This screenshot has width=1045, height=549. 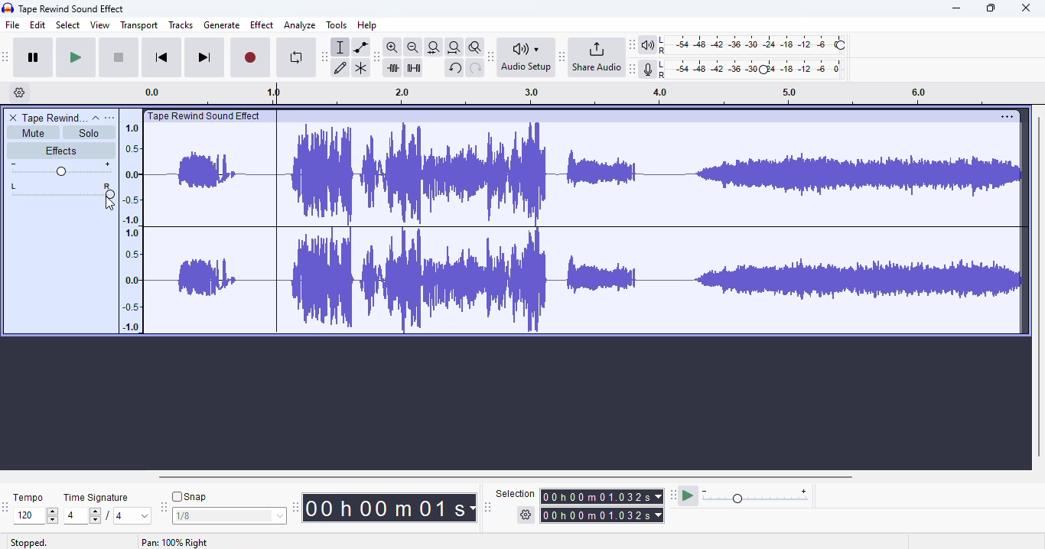 What do you see at coordinates (990, 8) in the screenshot?
I see `maximize` at bounding box center [990, 8].